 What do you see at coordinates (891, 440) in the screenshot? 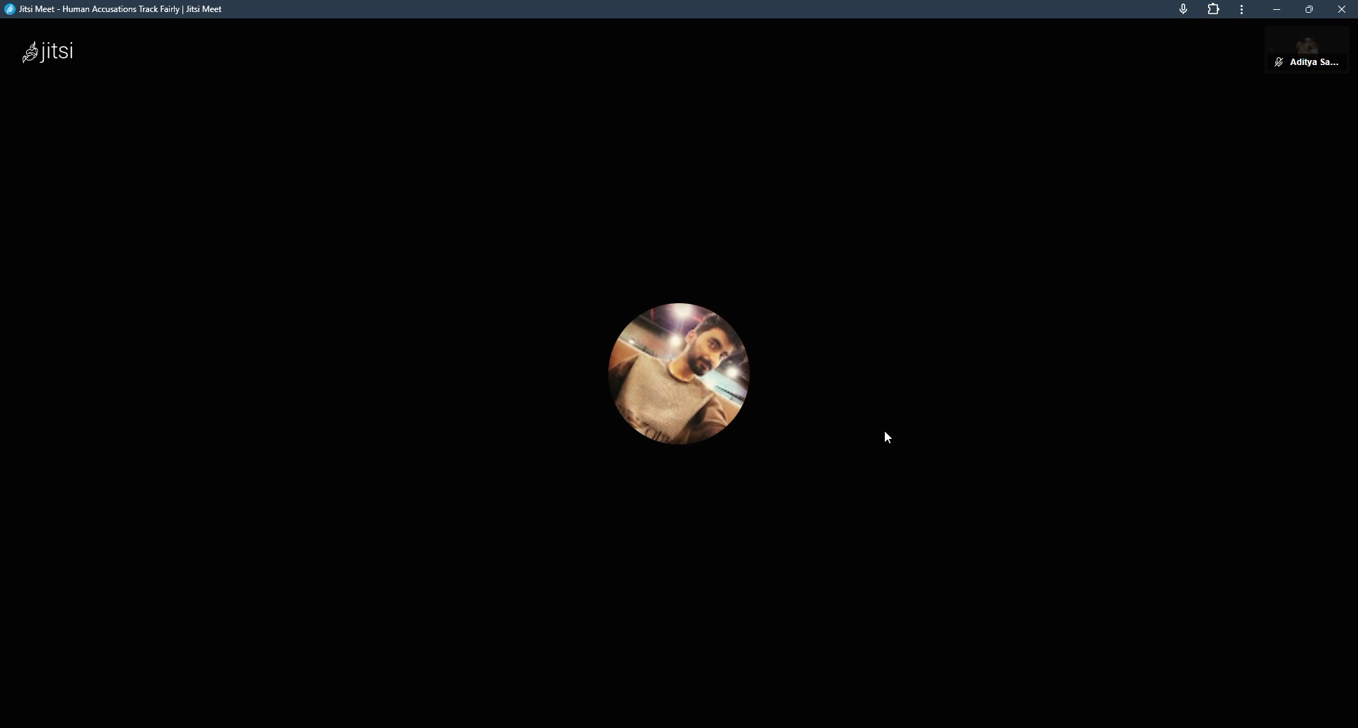
I see `cursor` at bounding box center [891, 440].